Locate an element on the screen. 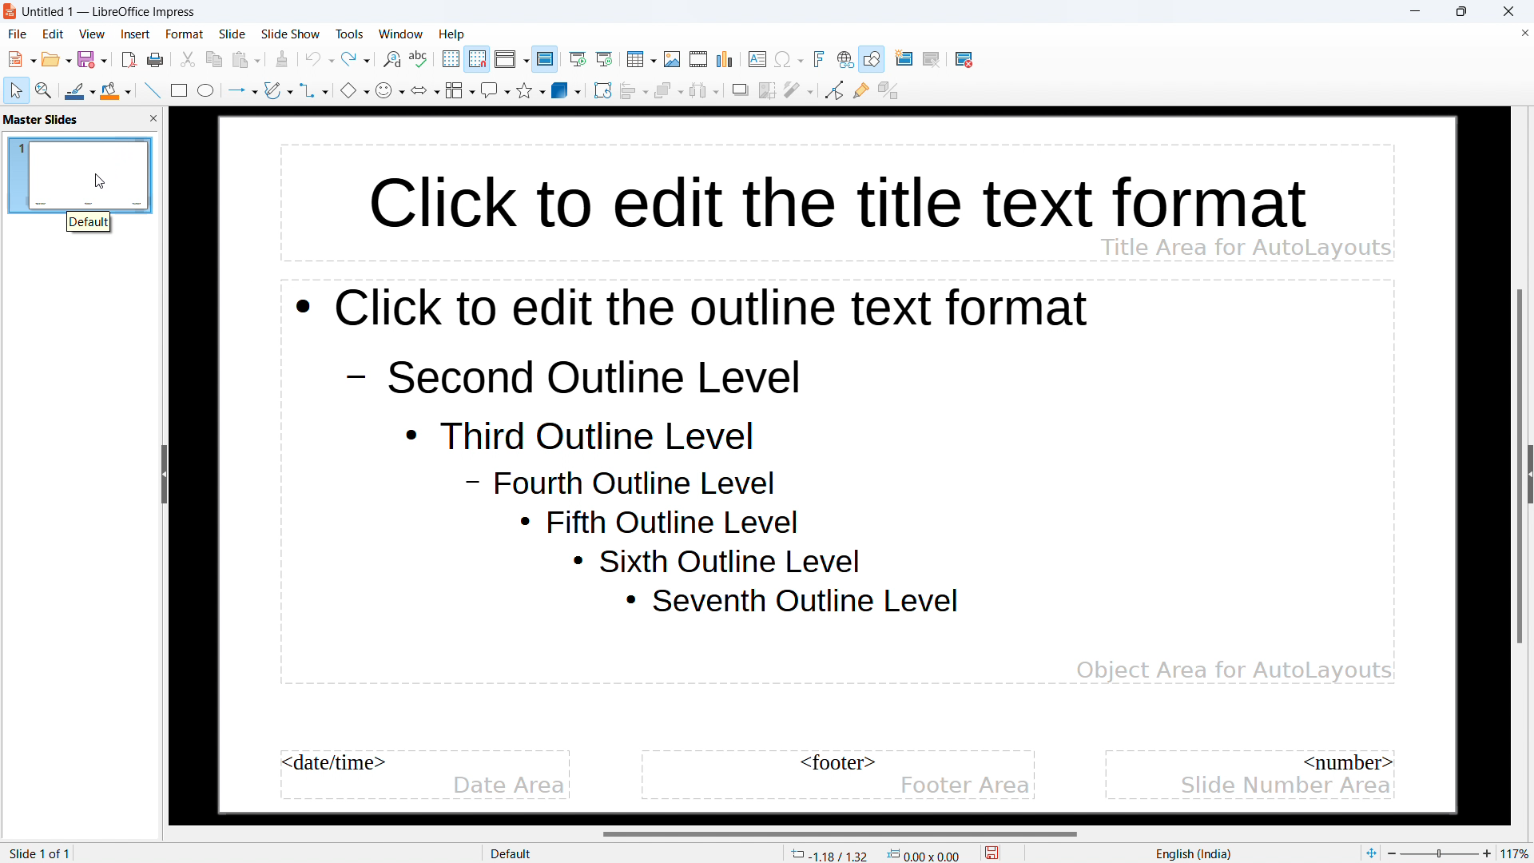  curves and polygons is located at coordinates (279, 90).